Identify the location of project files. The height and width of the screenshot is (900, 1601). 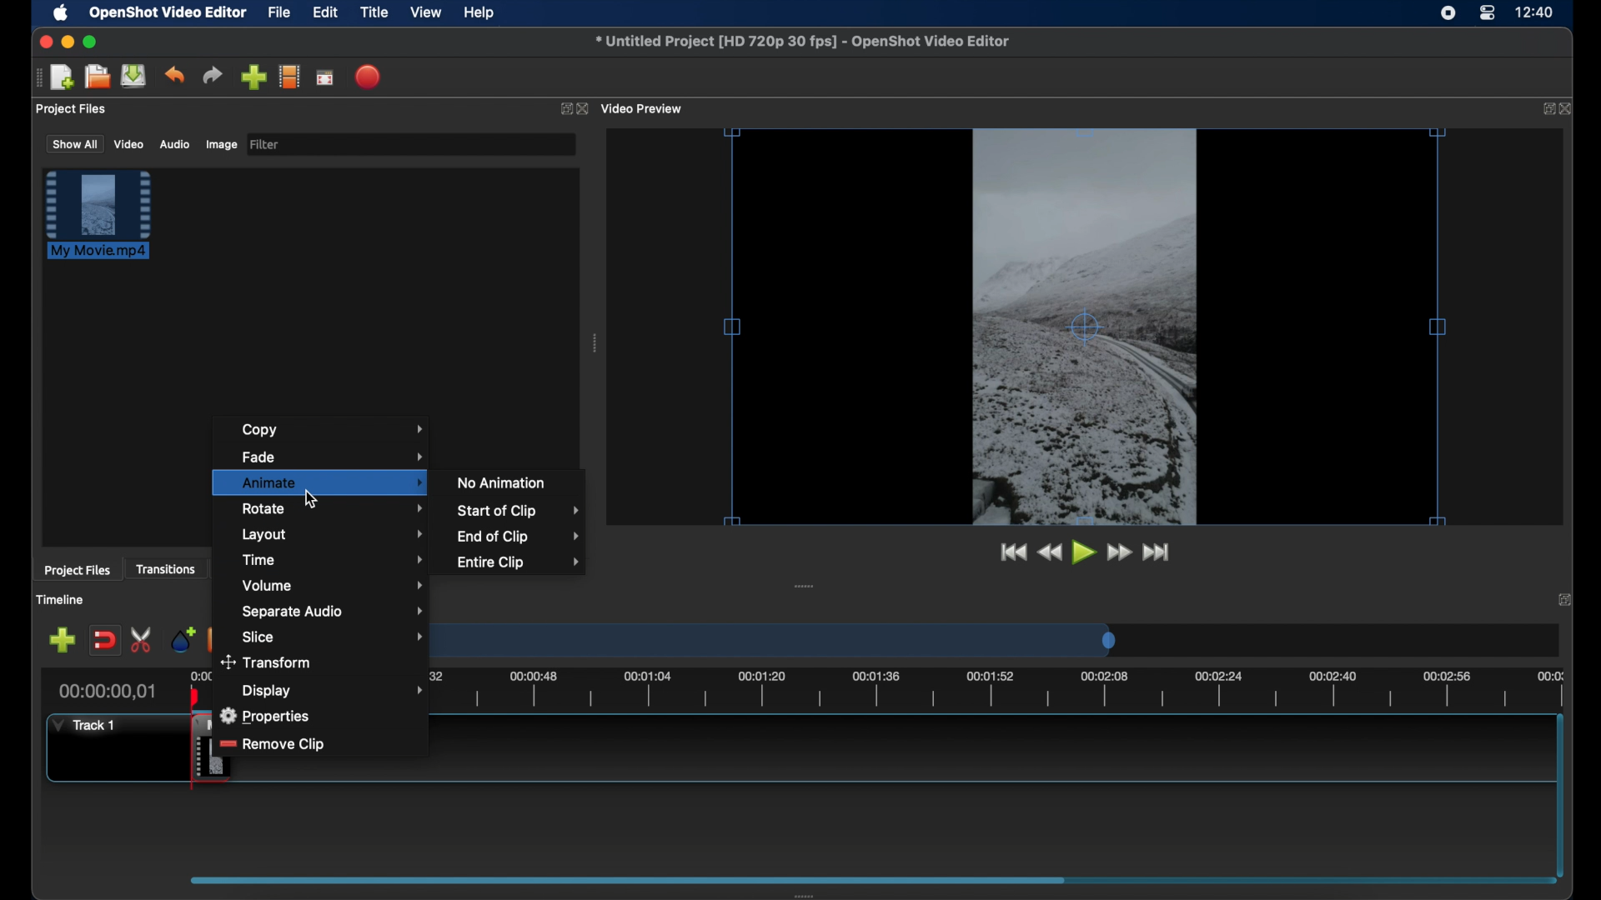
(72, 109).